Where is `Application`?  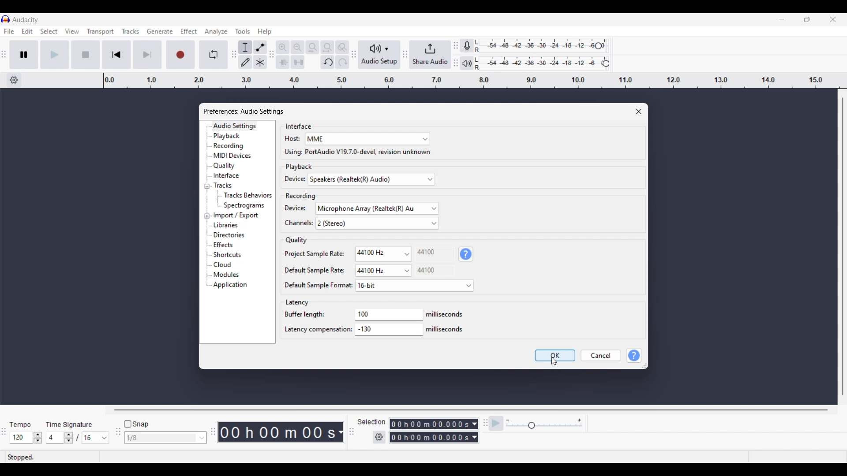 Application is located at coordinates (232, 285).